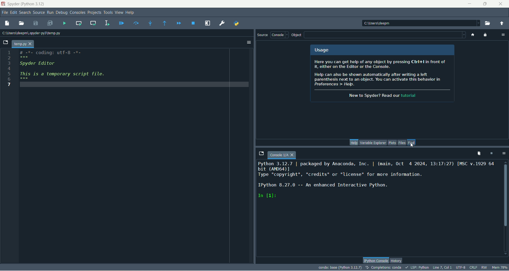 The image size is (509, 271). What do you see at coordinates (504, 154) in the screenshot?
I see `options` at bounding box center [504, 154].